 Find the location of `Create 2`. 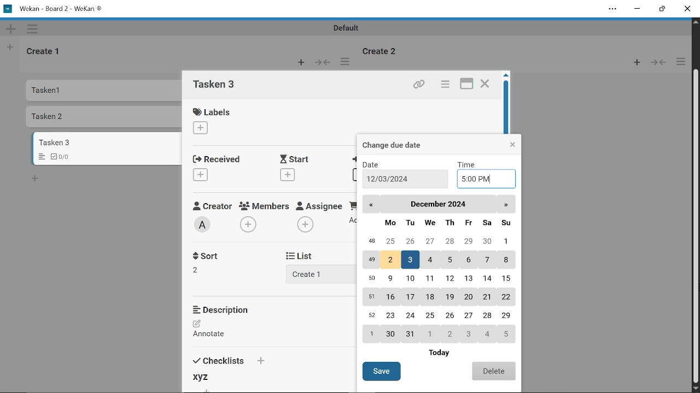

Create 2 is located at coordinates (383, 50).